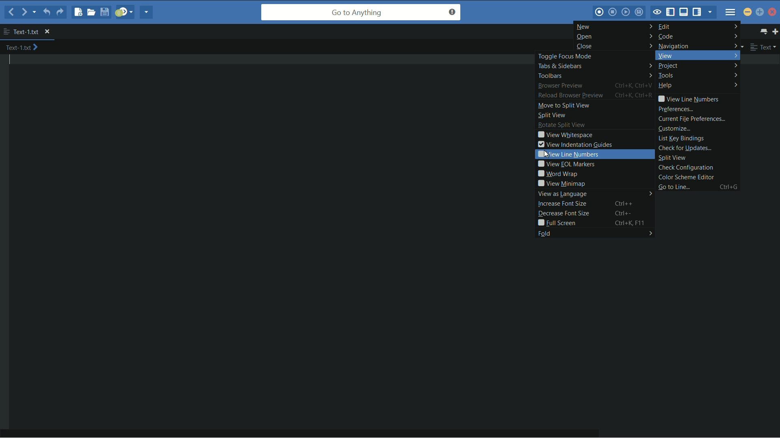 This screenshot has height=438, width=780. What do you see at coordinates (687, 177) in the screenshot?
I see `color scheme editor` at bounding box center [687, 177].